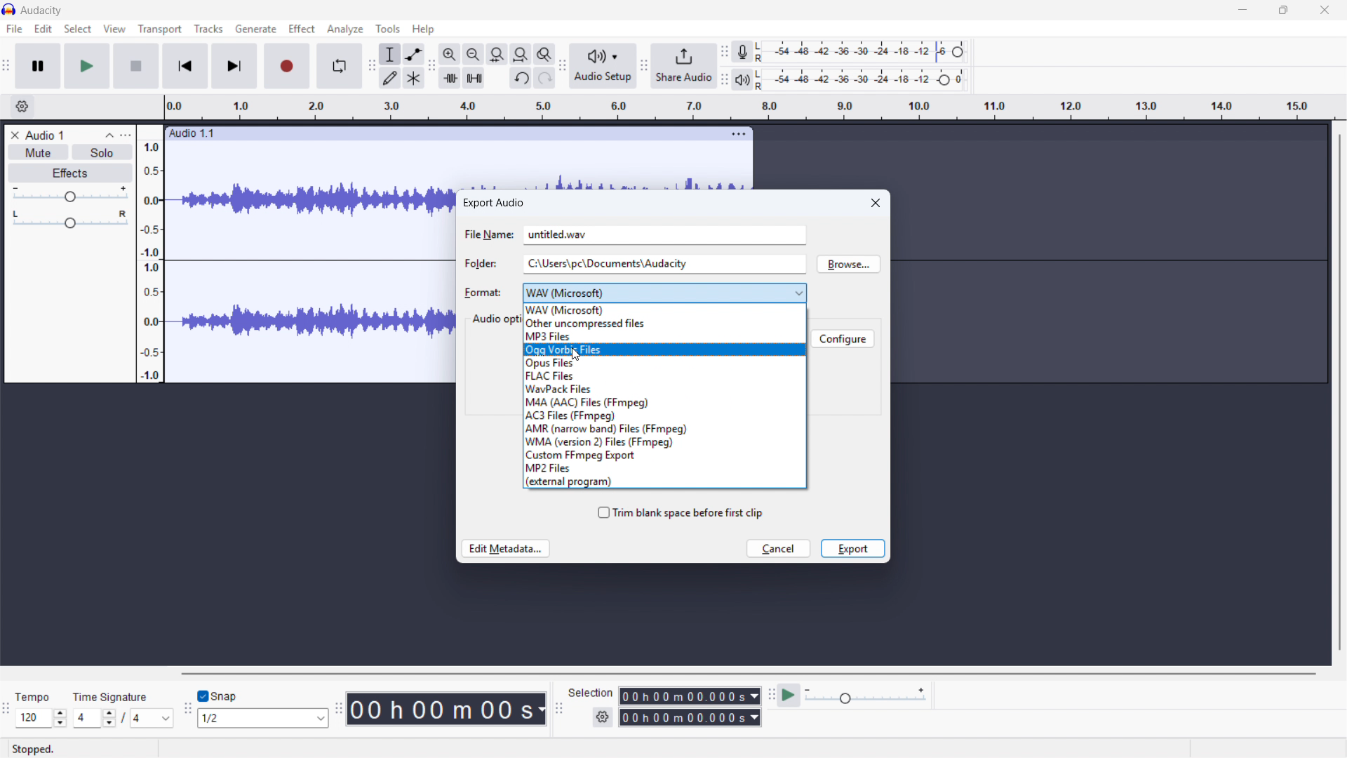 The width and height of the screenshot is (1347, 758). Describe the element at coordinates (154, 719) in the screenshot. I see `Set time signature ` at that location.